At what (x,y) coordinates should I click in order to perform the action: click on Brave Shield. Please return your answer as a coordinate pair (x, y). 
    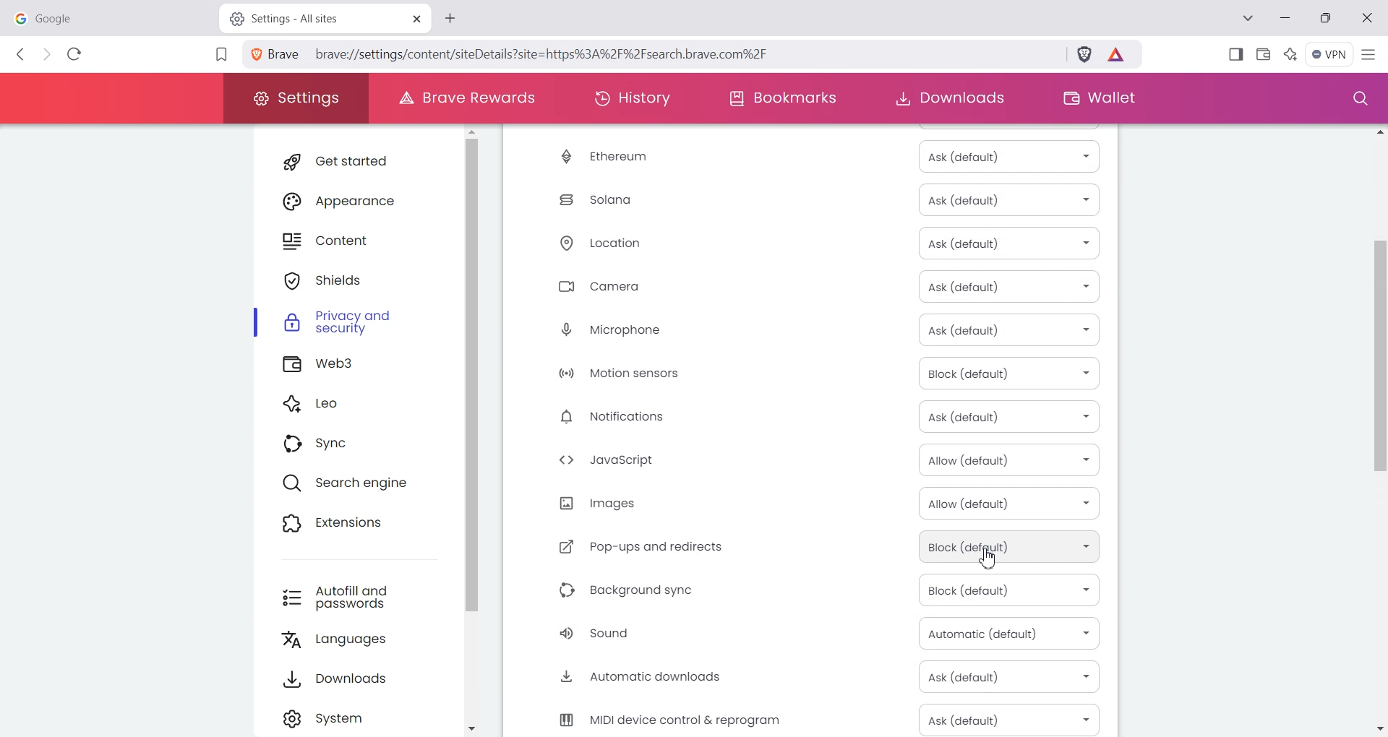
    Looking at the image, I should click on (1084, 56).